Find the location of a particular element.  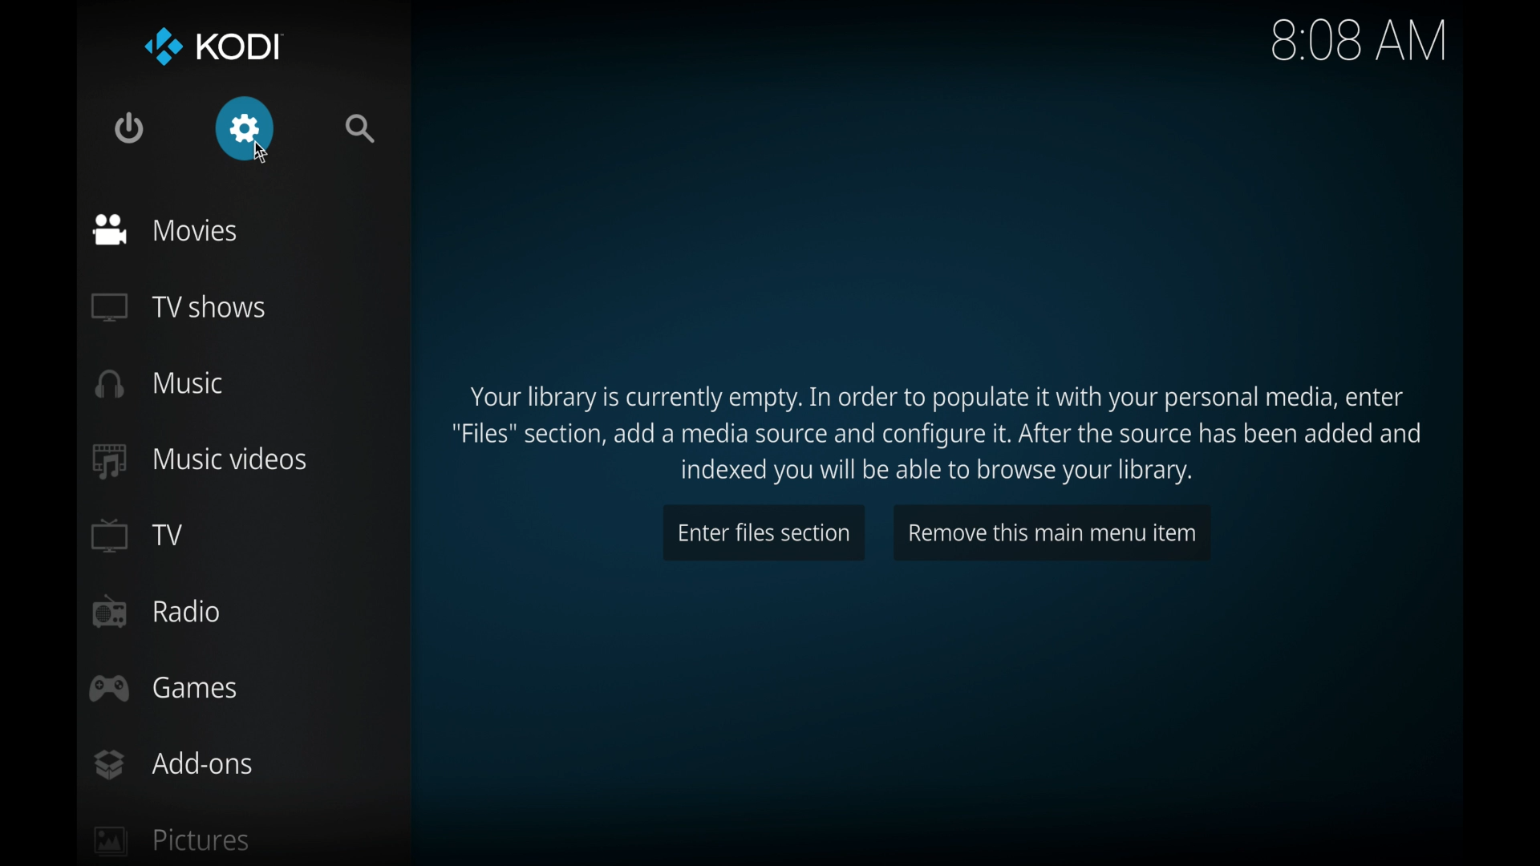

pictures is located at coordinates (172, 843).